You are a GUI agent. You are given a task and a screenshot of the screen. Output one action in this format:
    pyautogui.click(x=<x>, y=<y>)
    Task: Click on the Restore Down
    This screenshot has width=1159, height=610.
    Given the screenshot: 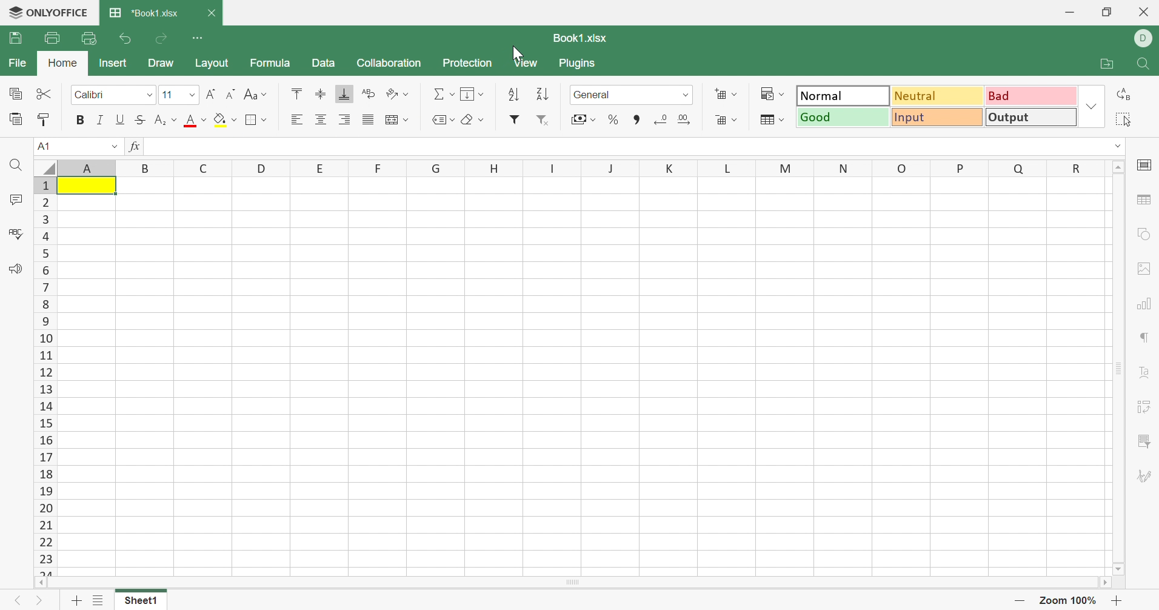 What is the action you would take?
    pyautogui.click(x=1108, y=12)
    